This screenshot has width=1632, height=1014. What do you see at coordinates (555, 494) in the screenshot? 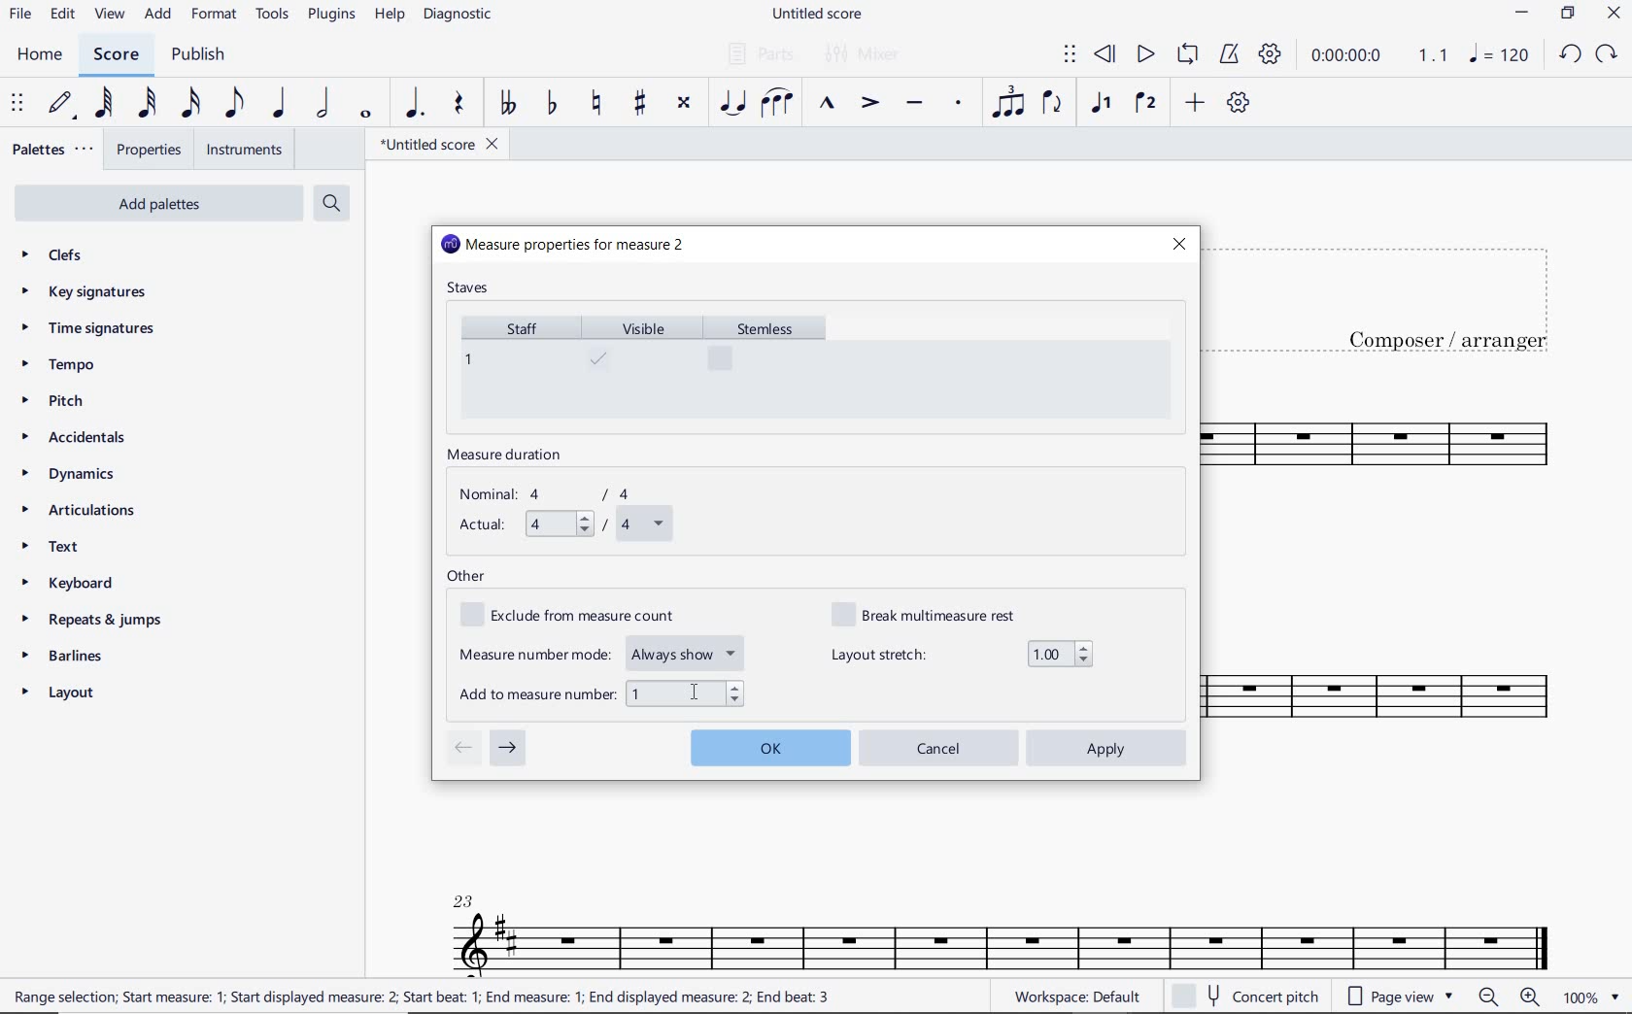
I see `nominal` at bounding box center [555, 494].